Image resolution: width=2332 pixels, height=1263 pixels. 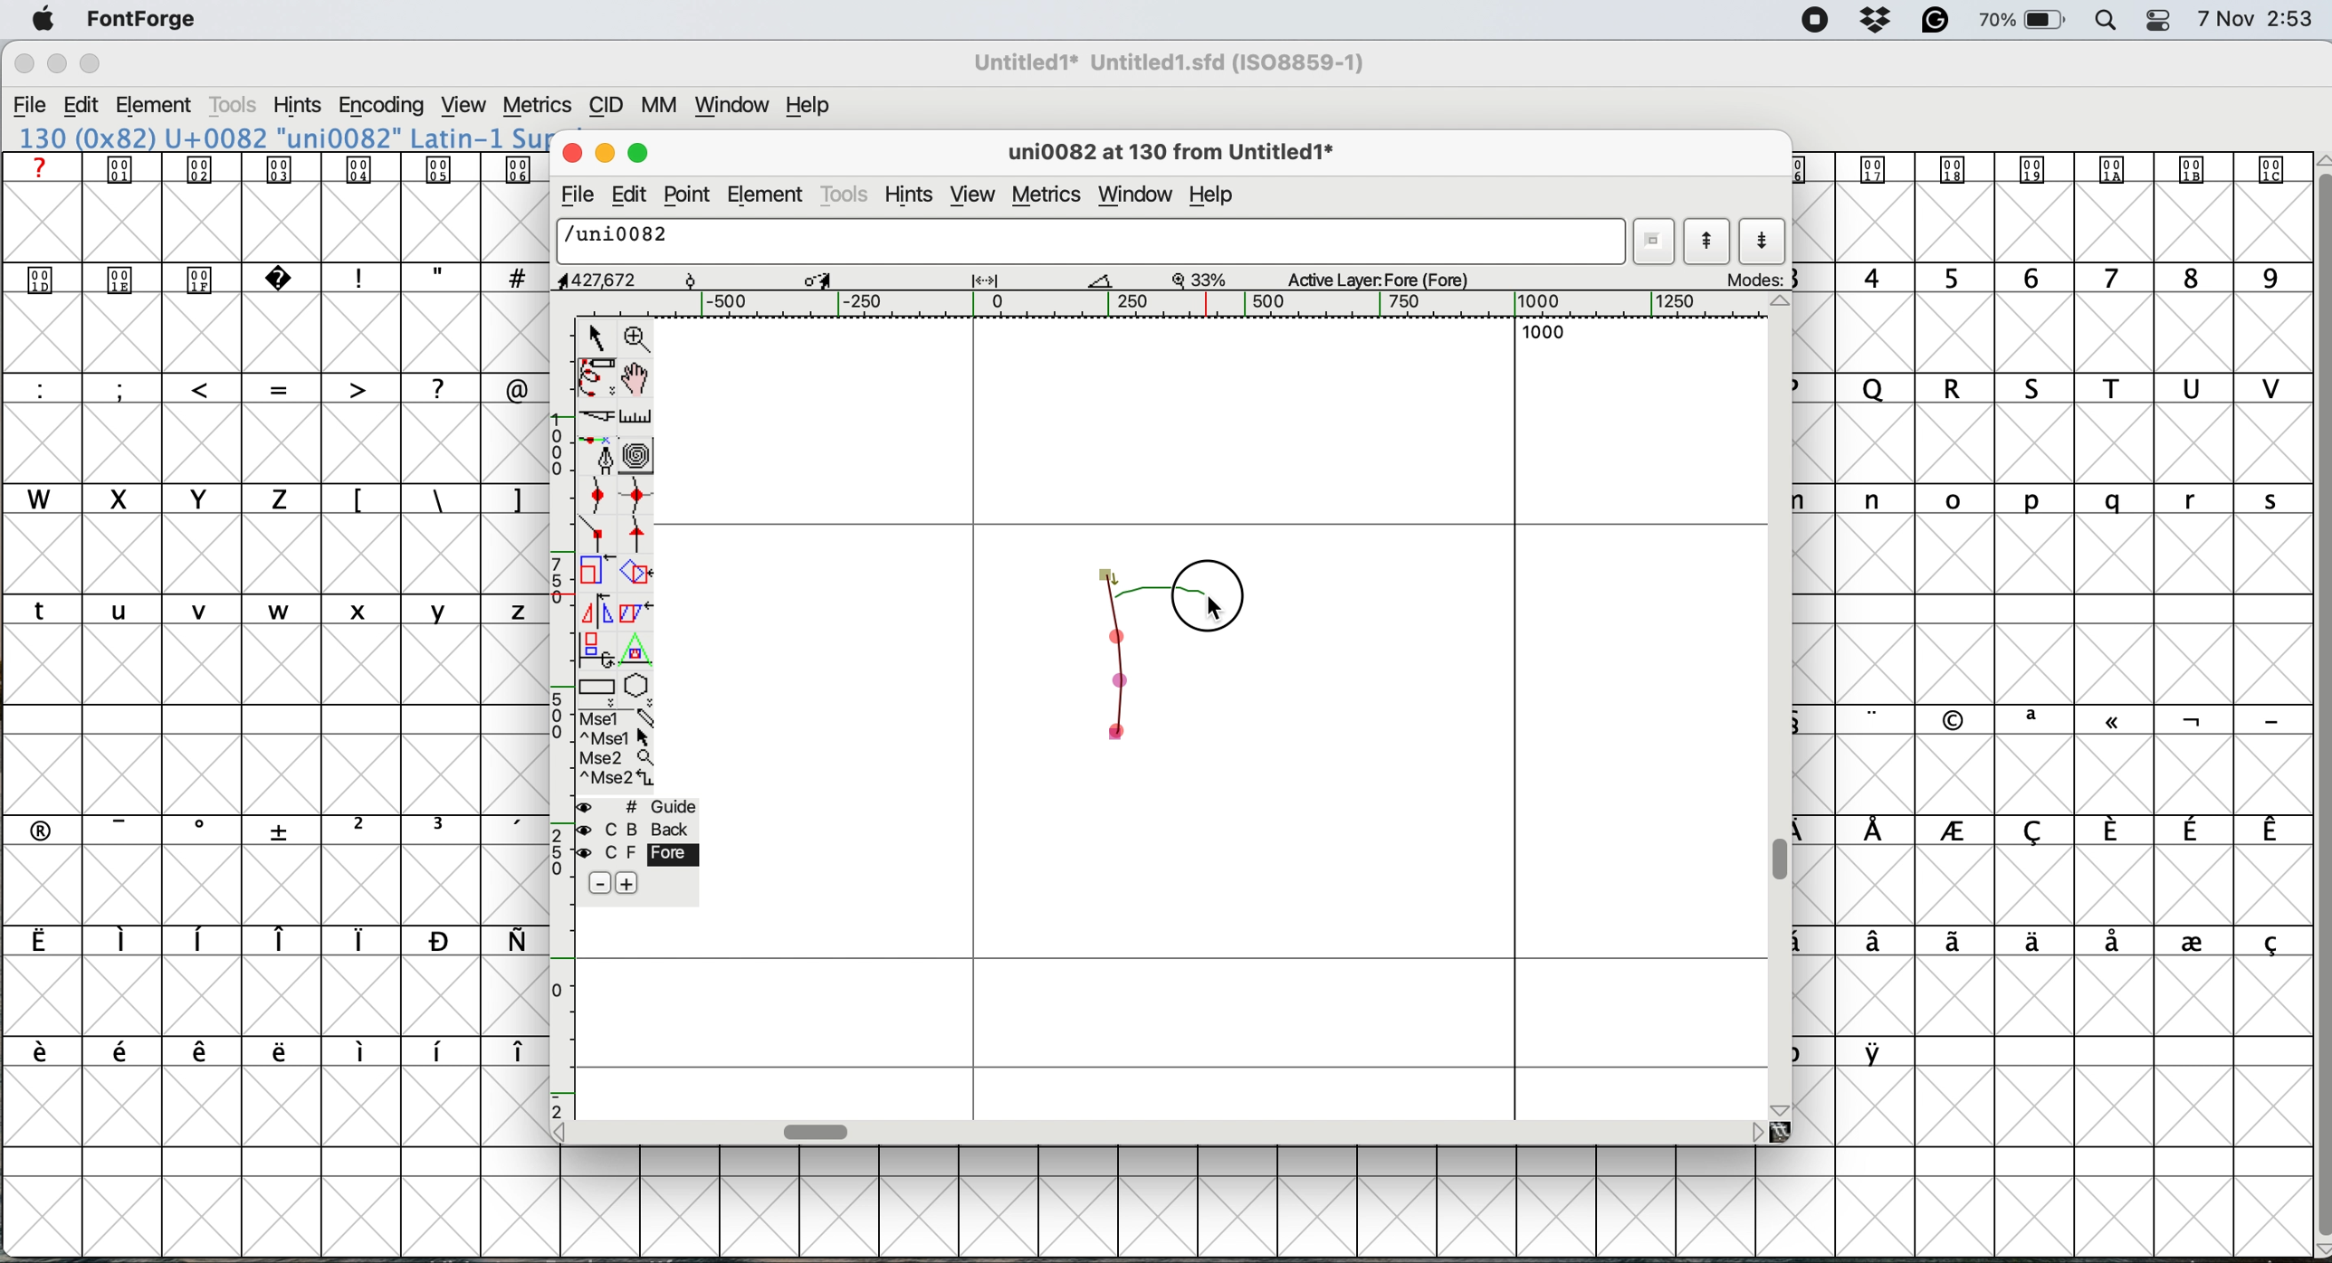 I want to click on special characters, so click(x=261, y=1050).